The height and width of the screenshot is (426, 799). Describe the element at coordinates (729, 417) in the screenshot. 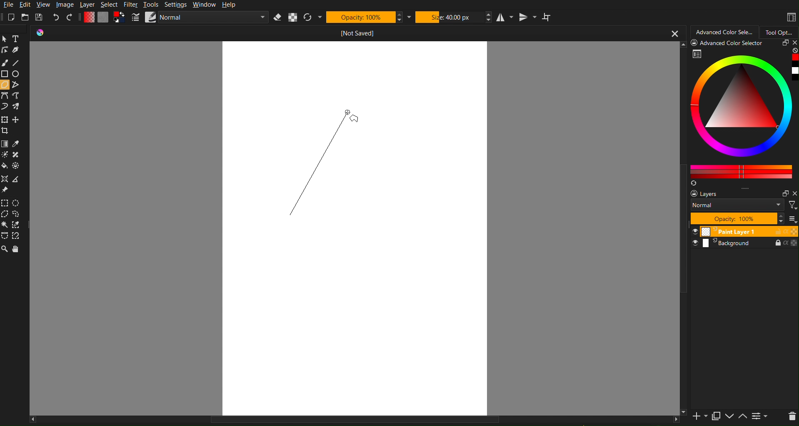

I see `move layer down` at that location.